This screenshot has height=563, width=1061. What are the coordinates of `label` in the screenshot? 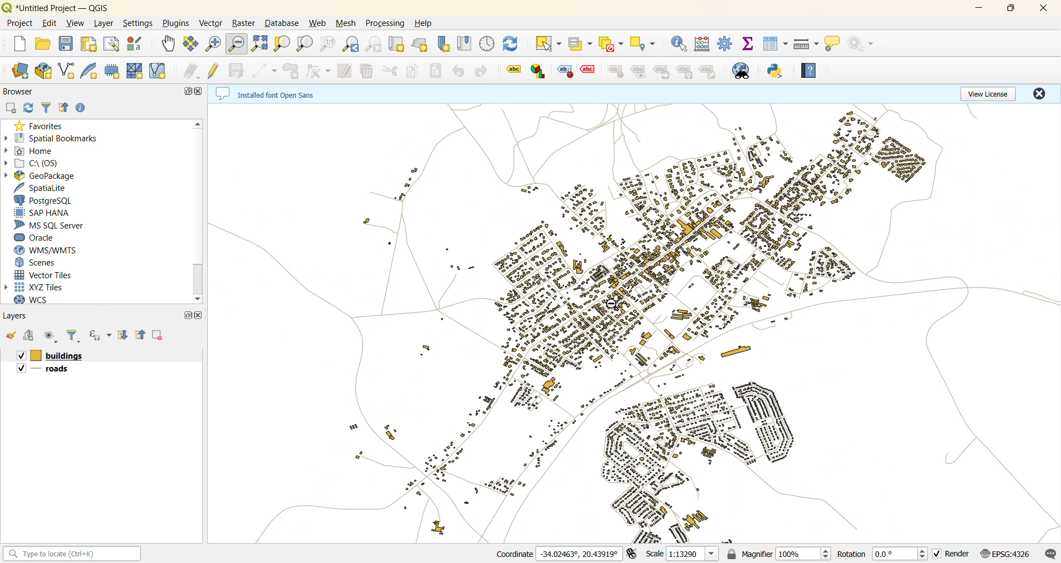 It's located at (685, 72).